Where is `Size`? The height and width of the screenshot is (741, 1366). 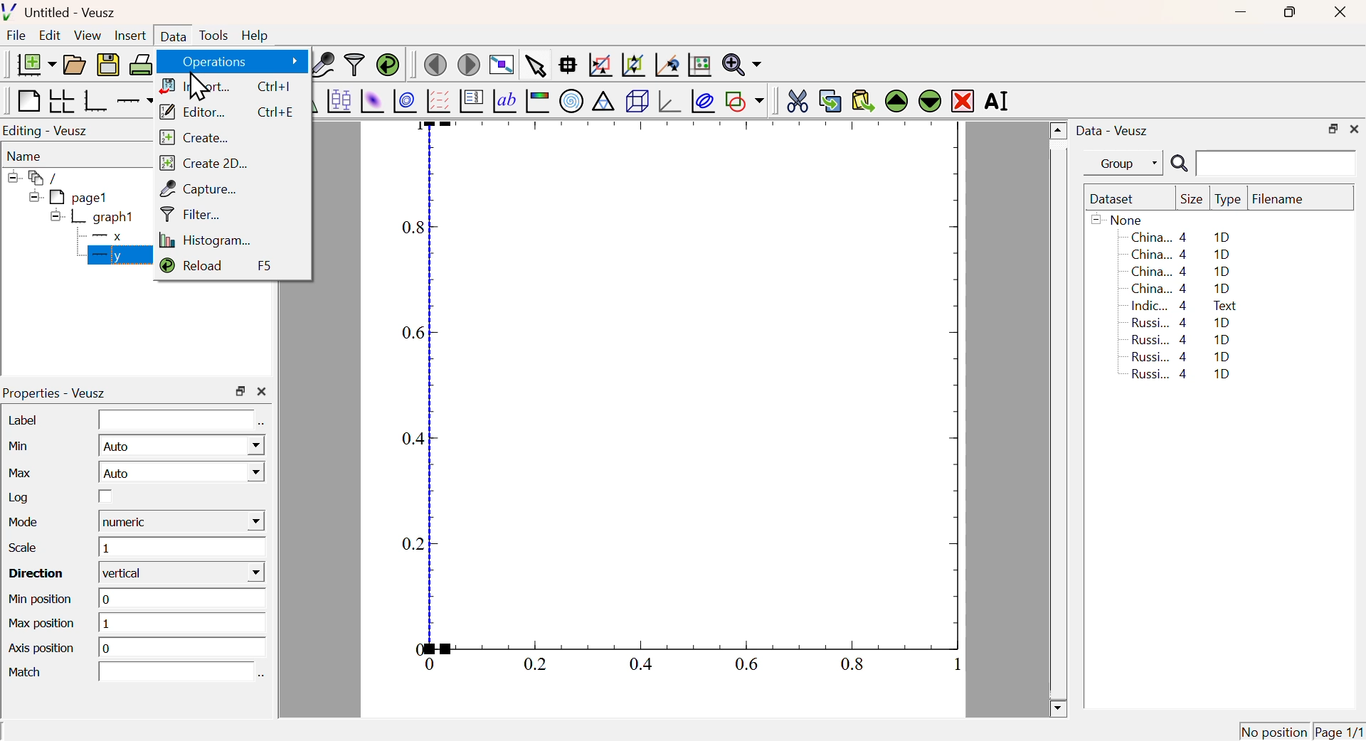 Size is located at coordinates (1192, 200).